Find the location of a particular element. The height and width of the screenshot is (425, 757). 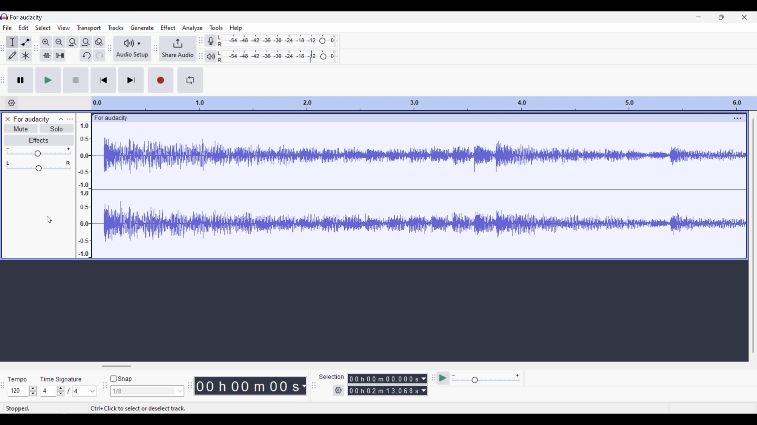

Audio setup is located at coordinates (132, 48).